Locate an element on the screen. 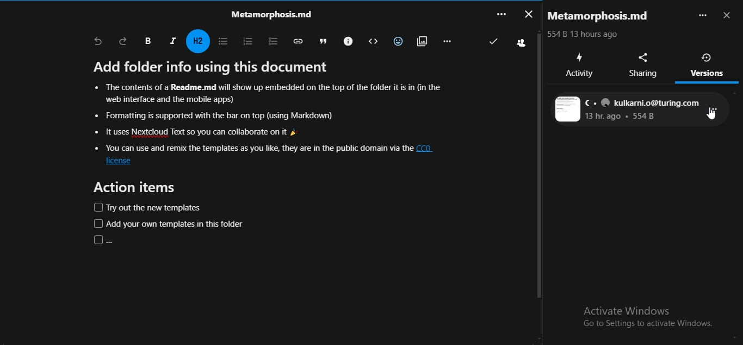 The width and height of the screenshot is (743, 345). undo is located at coordinates (98, 42).